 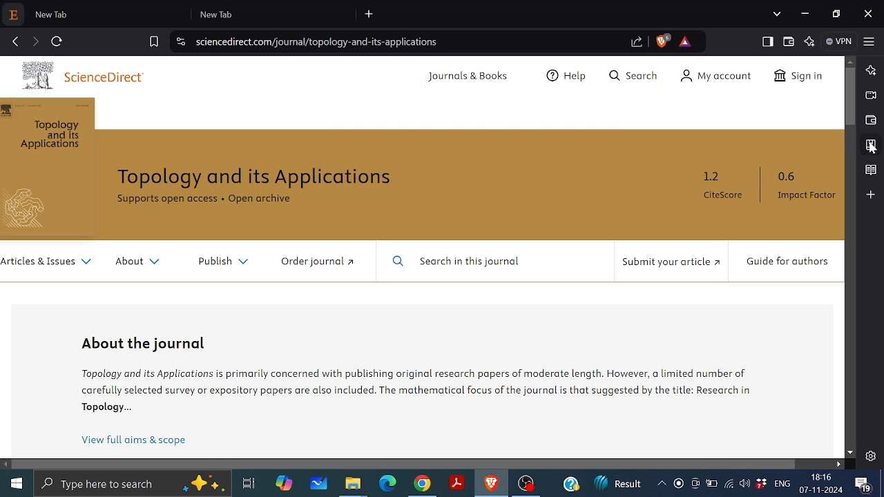 I want to click on Order journal, so click(x=318, y=262).